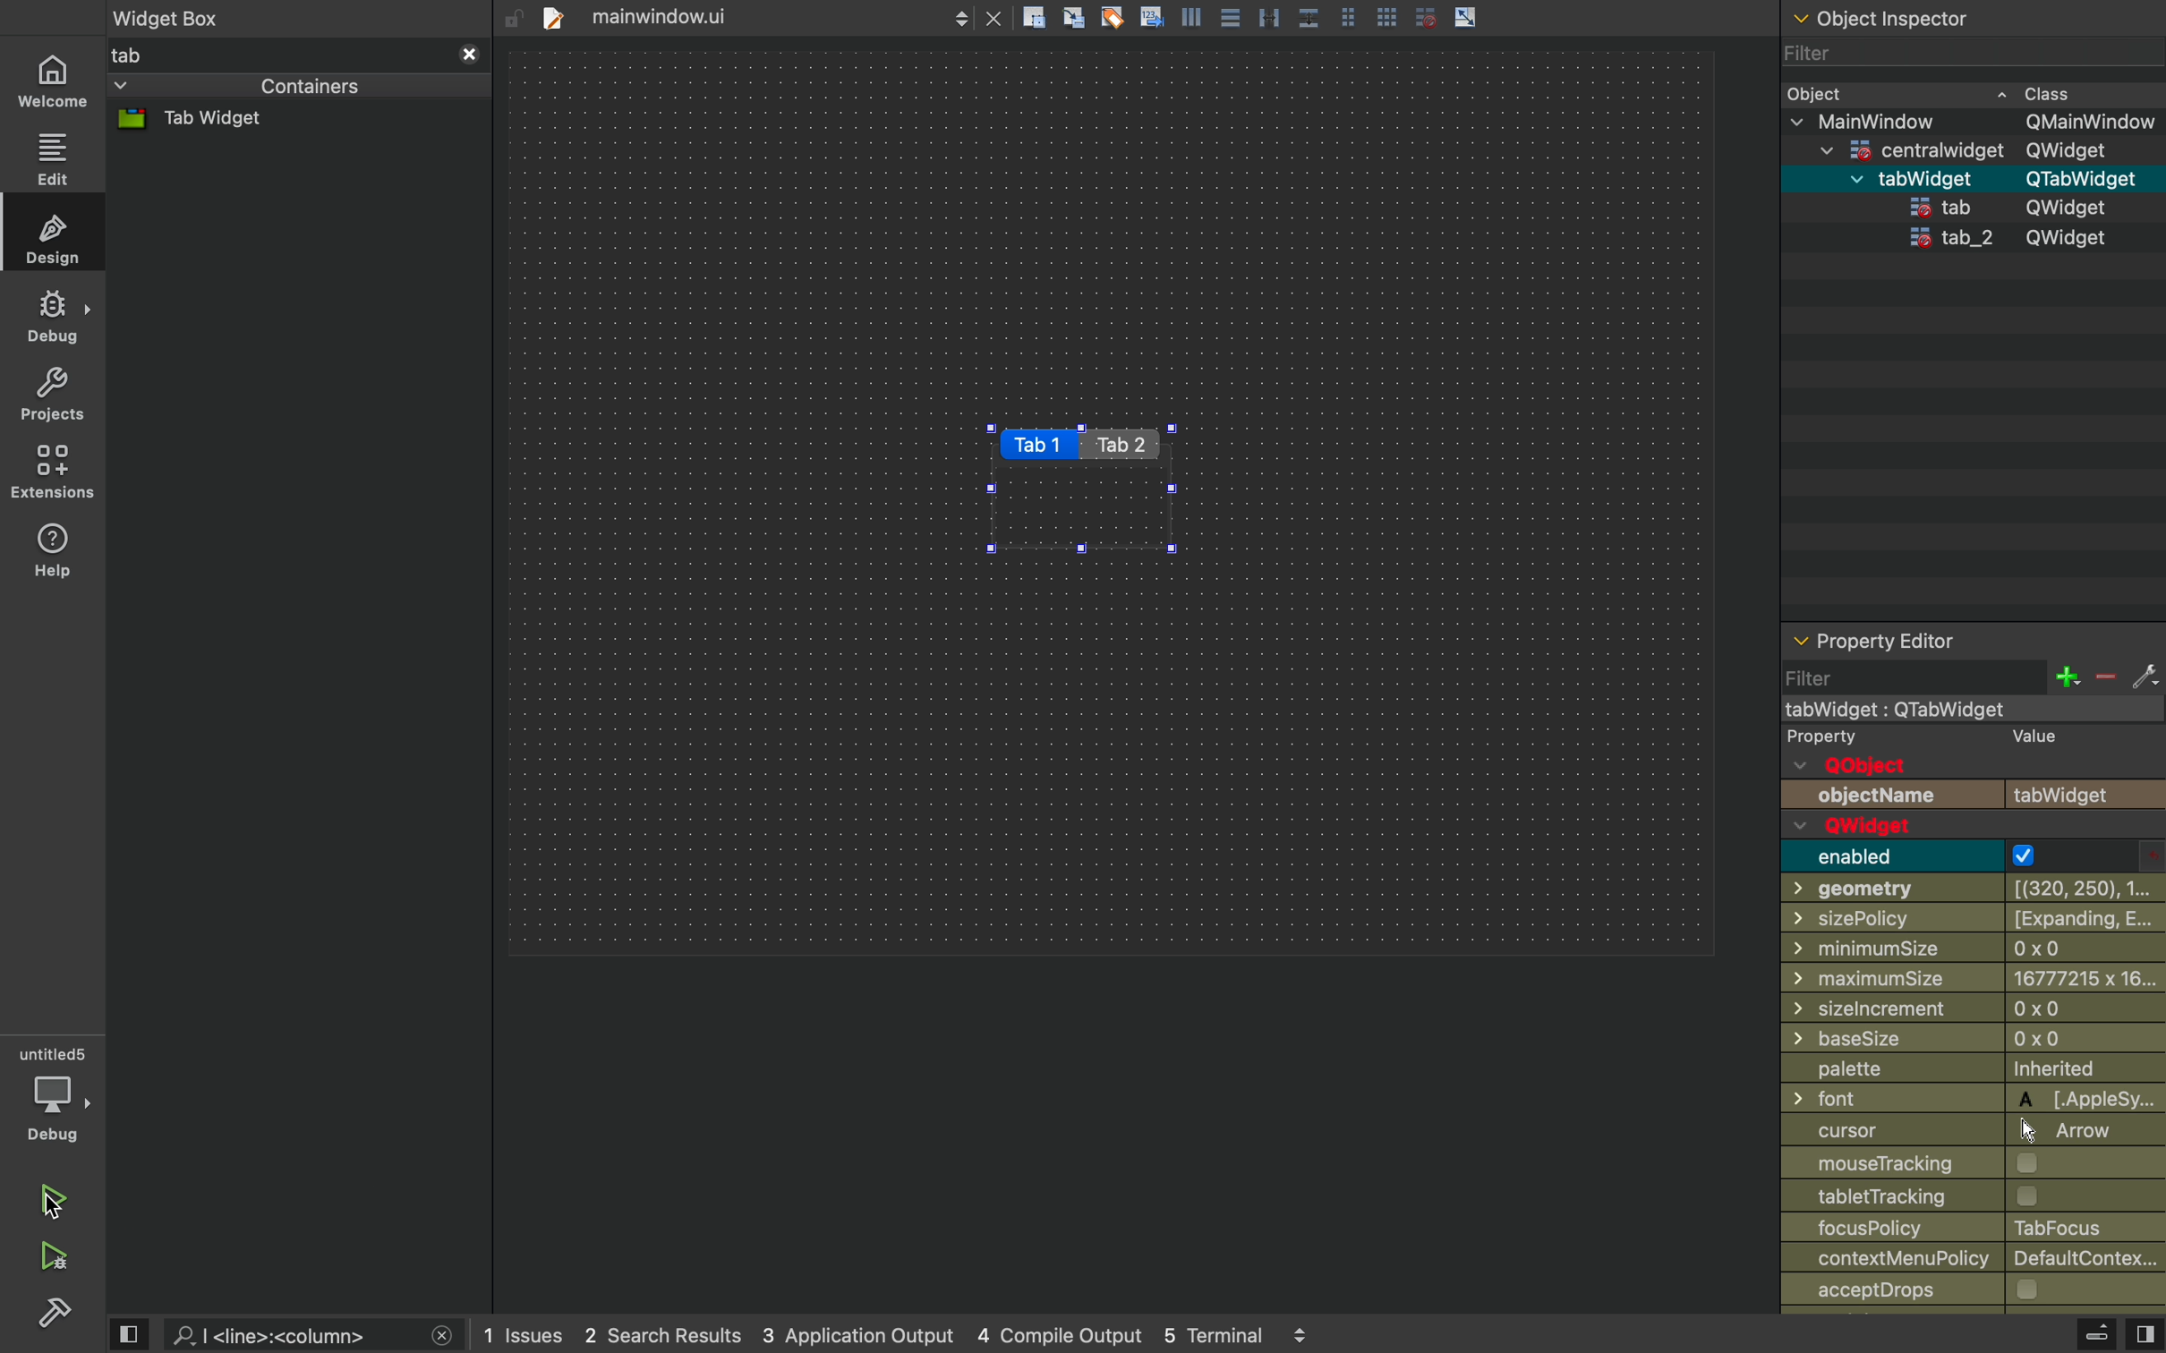  I want to click on object inspector, so click(1967, 15).